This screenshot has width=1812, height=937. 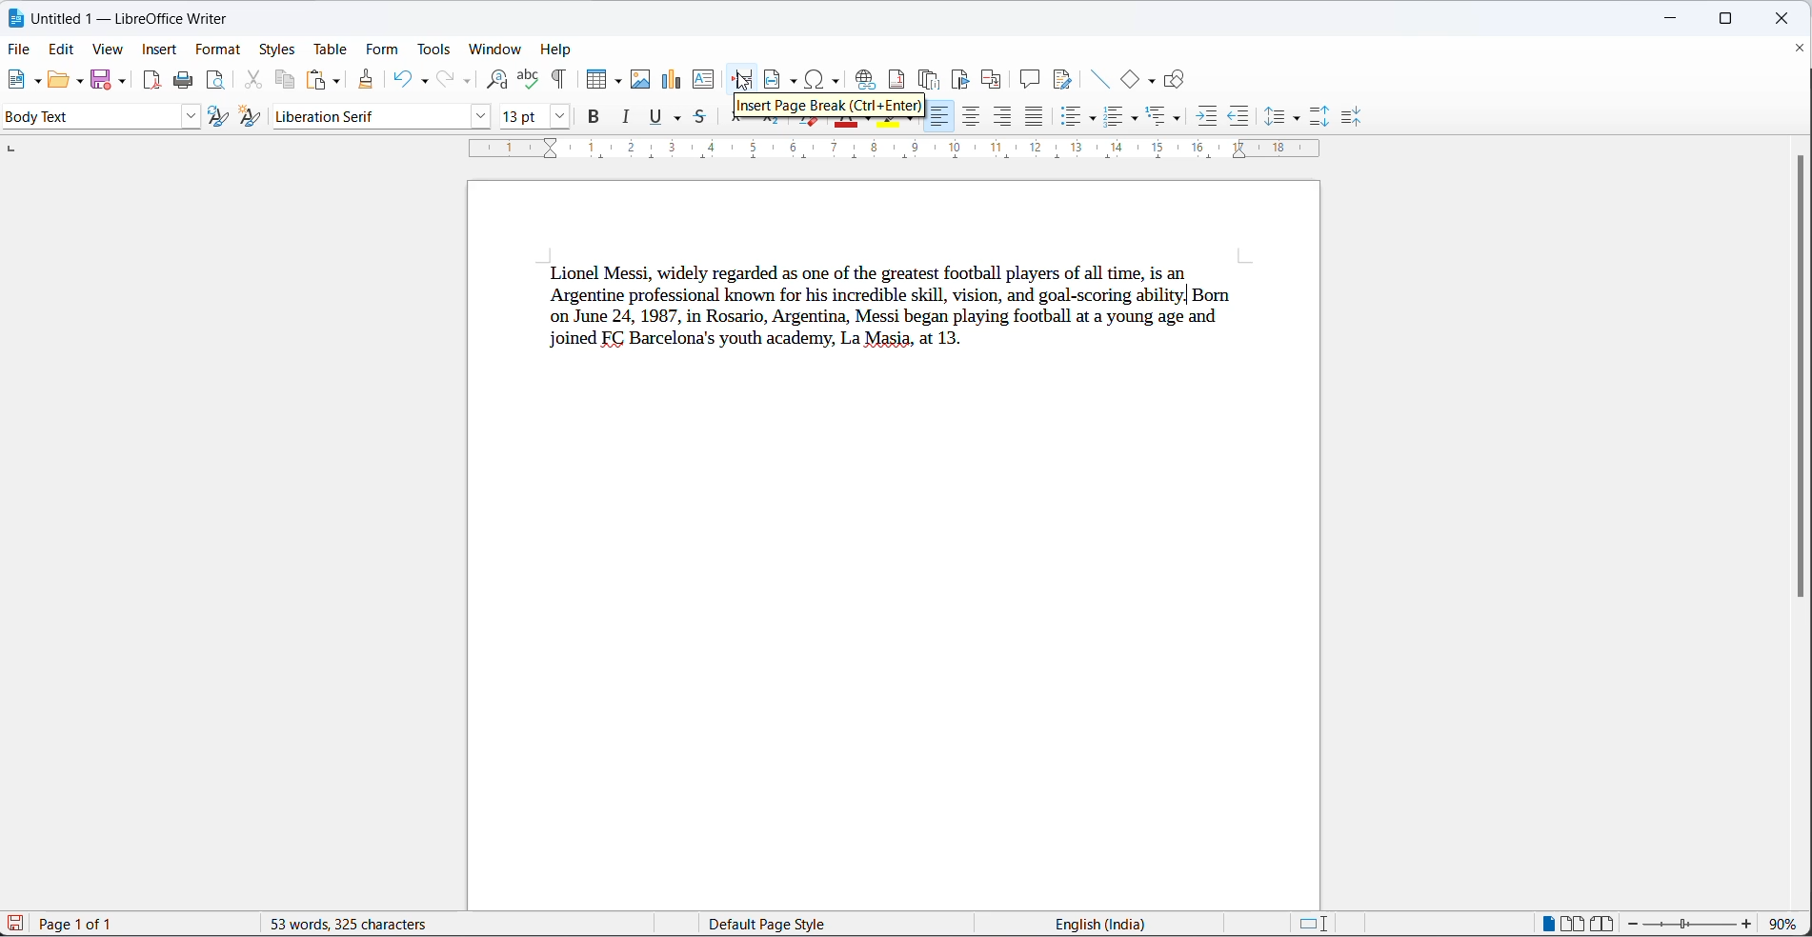 What do you see at coordinates (621, 82) in the screenshot?
I see `table grid` at bounding box center [621, 82].